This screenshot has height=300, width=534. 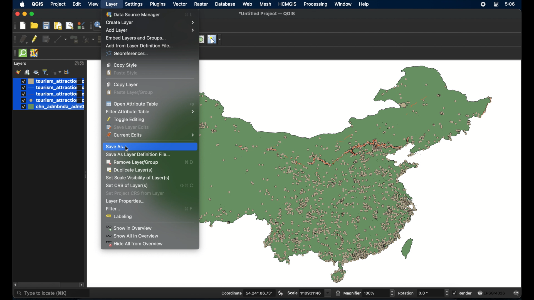 I want to click on switches mouse to a configurable pointer, so click(x=216, y=39).